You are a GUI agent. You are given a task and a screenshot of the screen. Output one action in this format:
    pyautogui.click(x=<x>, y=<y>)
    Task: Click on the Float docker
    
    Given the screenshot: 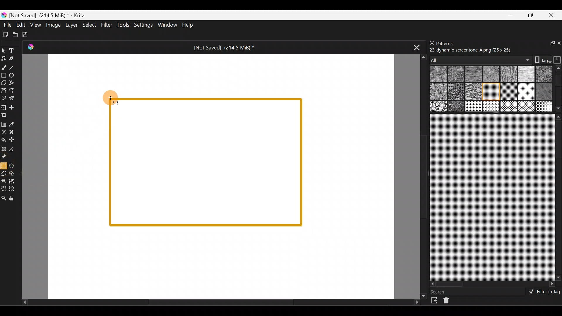 What is the action you would take?
    pyautogui.click(x=549, y=44)
    